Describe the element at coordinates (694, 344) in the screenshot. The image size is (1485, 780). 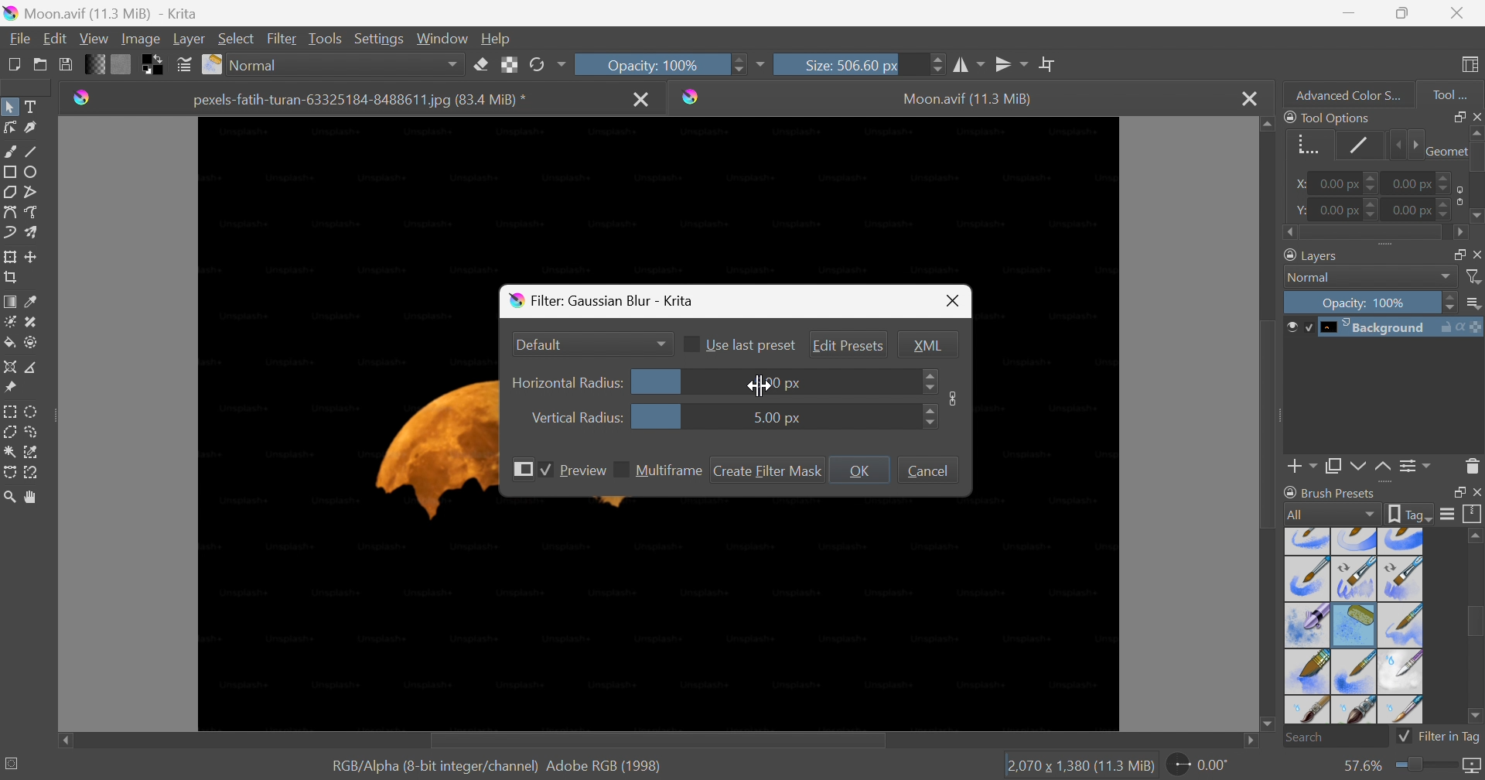
I see `Checkbox` at that location.